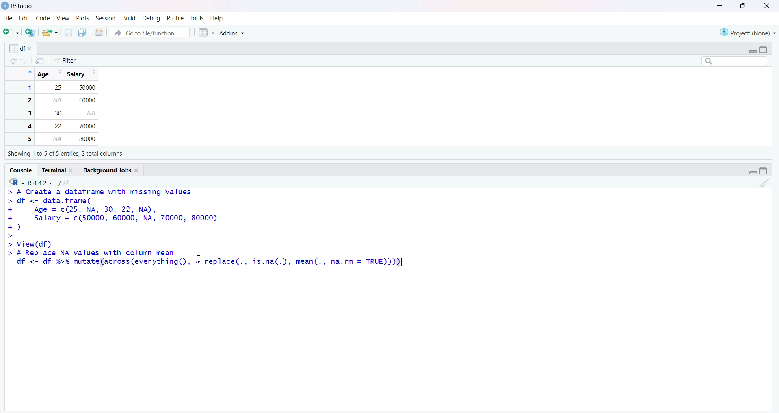 This screenshot has height=413, width=779. Describe the element at coordinates (28, 73) in the screenshot. I see `Hide` at that location.